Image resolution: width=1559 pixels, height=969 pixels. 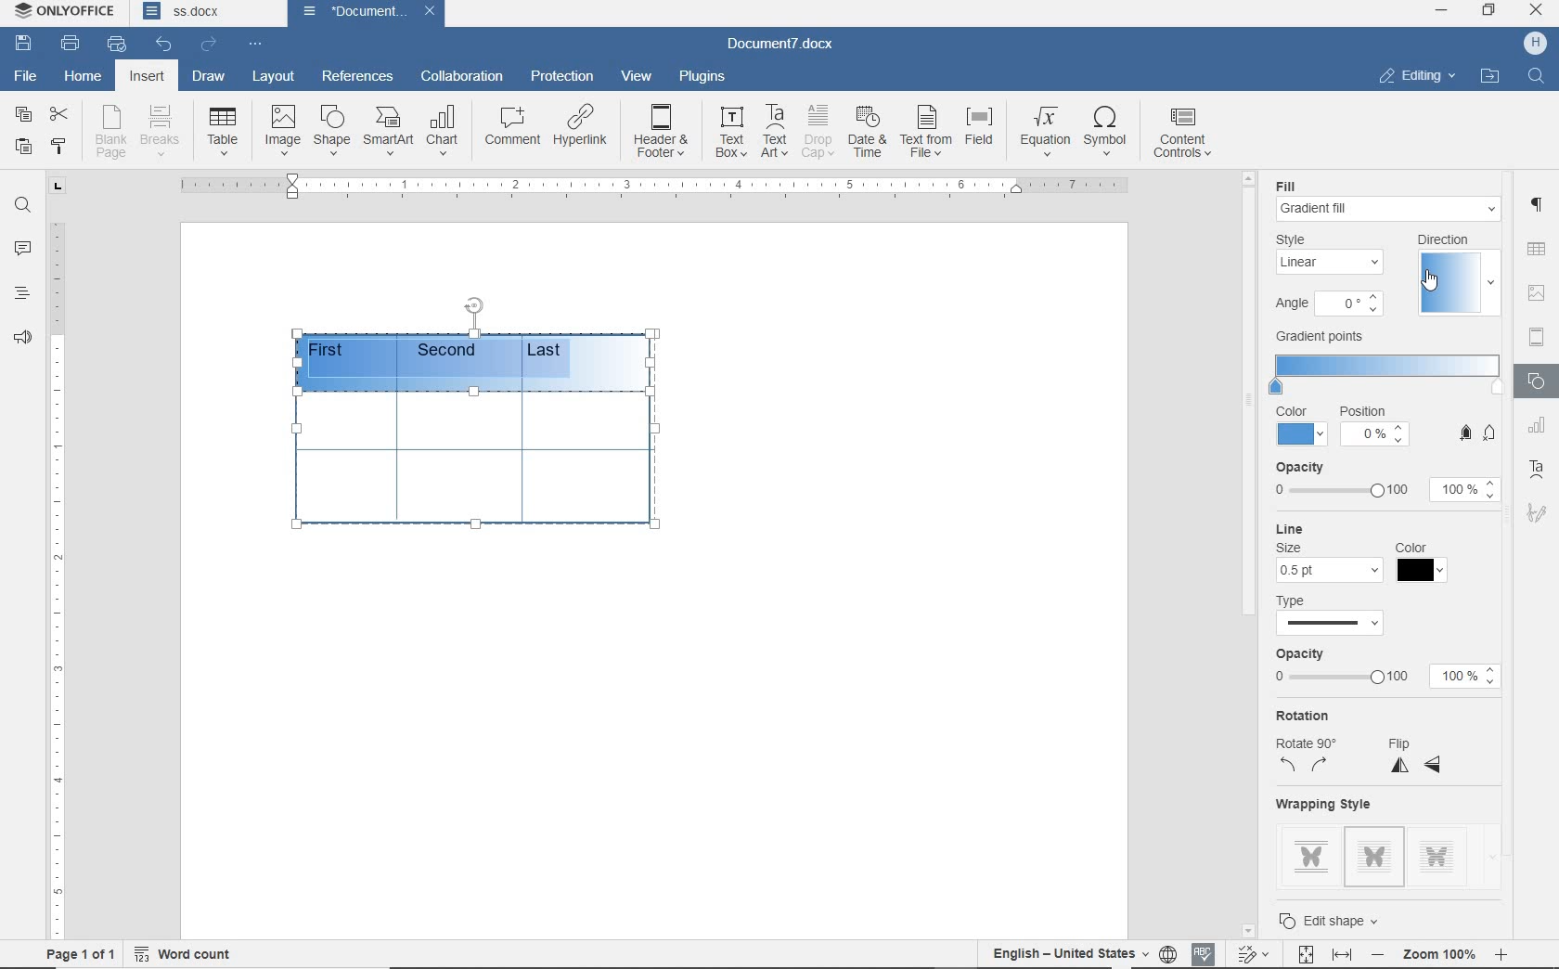 What do you see at coordinates (207, 14) in the screenshot?
I see `document names` at bounding box center [207, 14].